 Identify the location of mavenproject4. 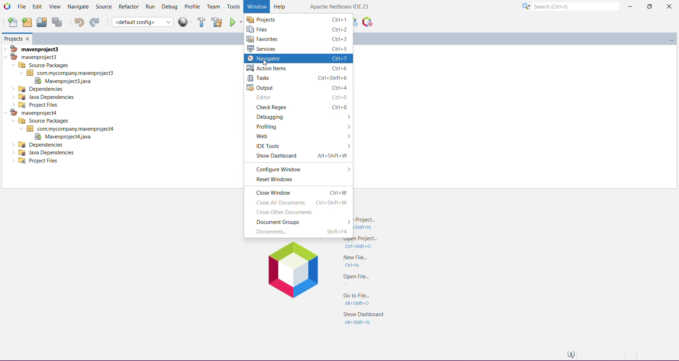
(34, 112).